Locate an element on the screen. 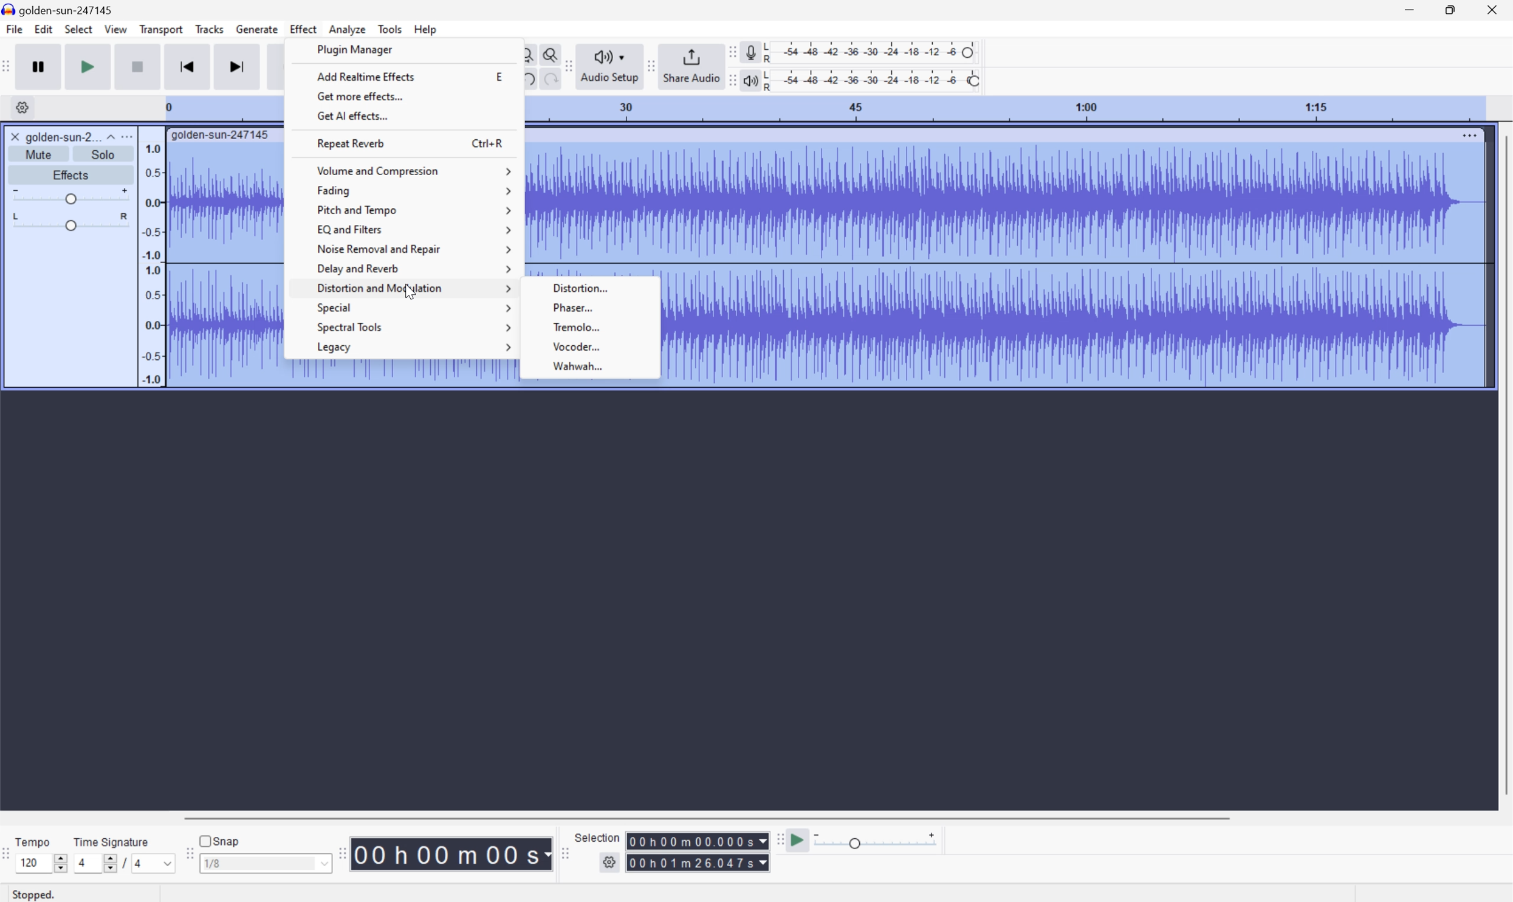  Edit is located at coordinates (43, 29).